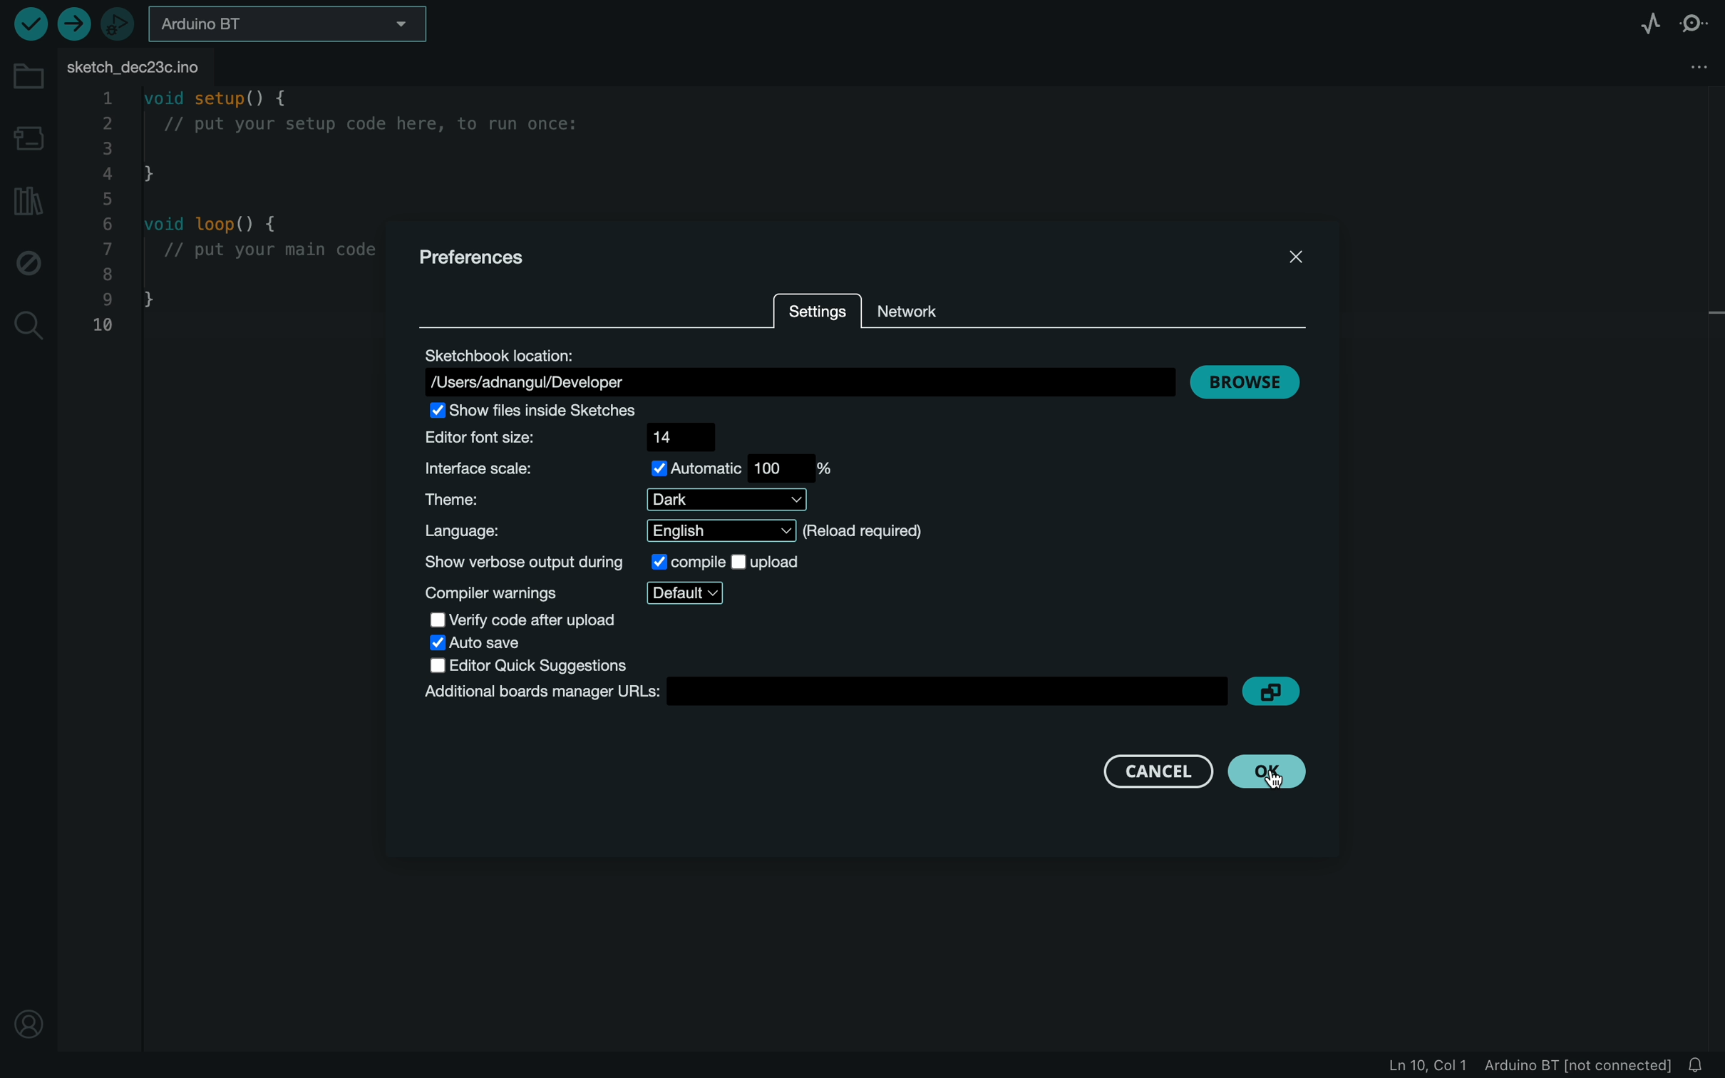 The height and width of the screenshot is (1078, 1725). I want to click on code, so click(230, 214).